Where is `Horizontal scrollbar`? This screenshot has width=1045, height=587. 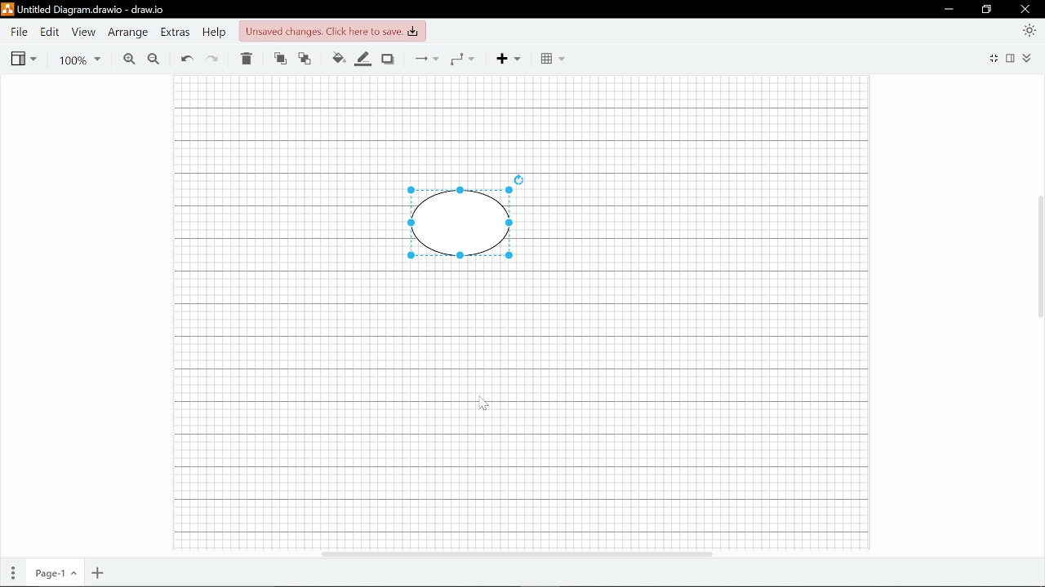 Horizontal scrollbar is located at coordinates (515, 551).